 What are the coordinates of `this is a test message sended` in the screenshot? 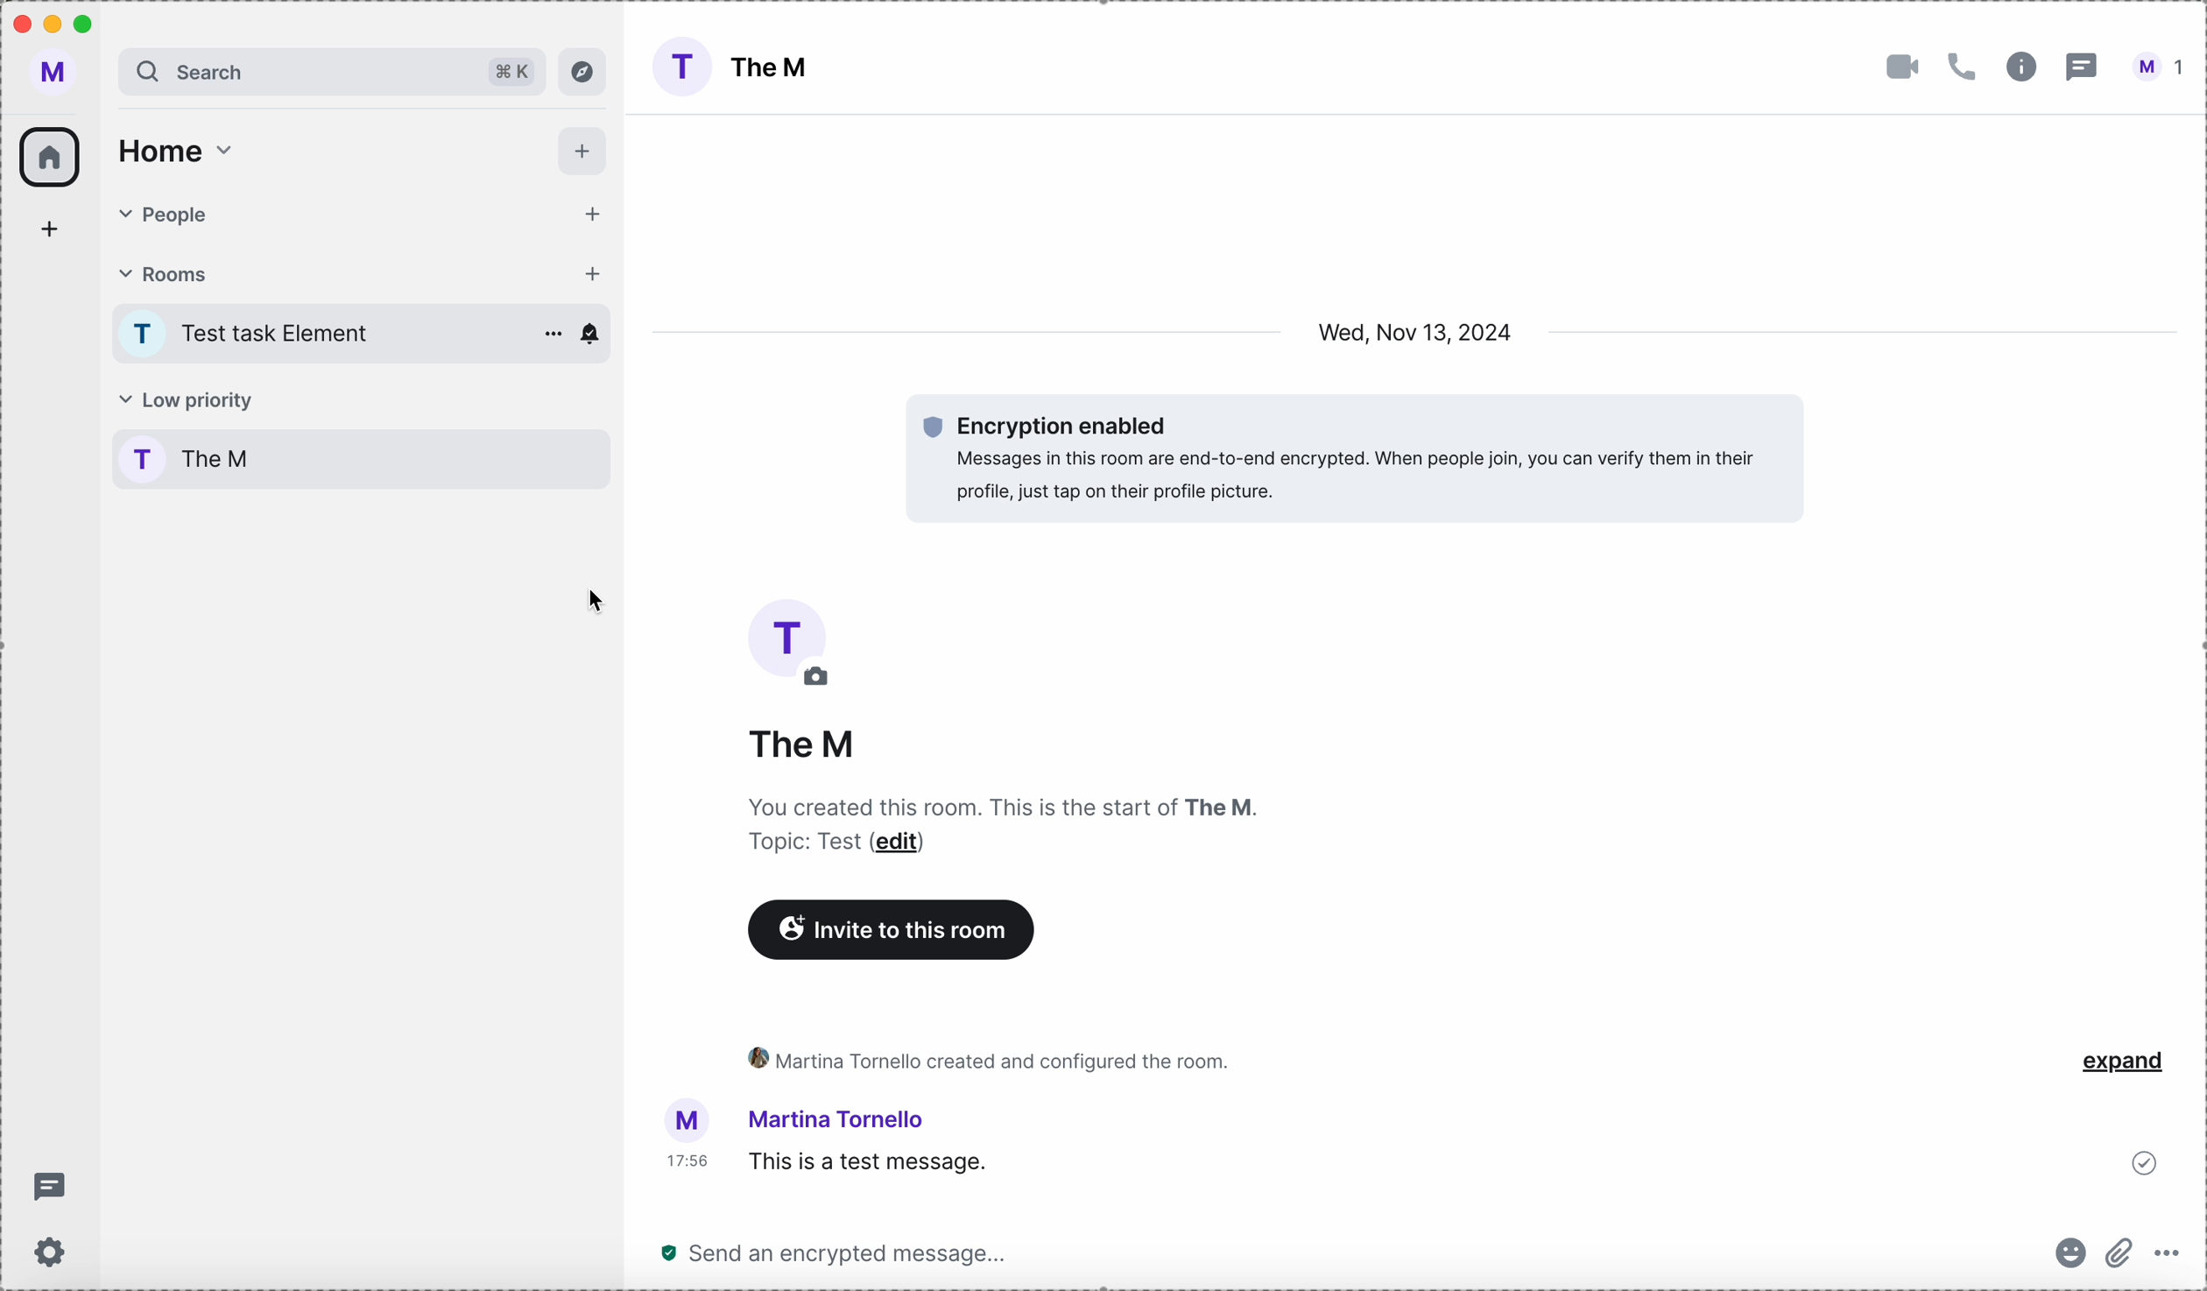 It's located at (1397, 1160).